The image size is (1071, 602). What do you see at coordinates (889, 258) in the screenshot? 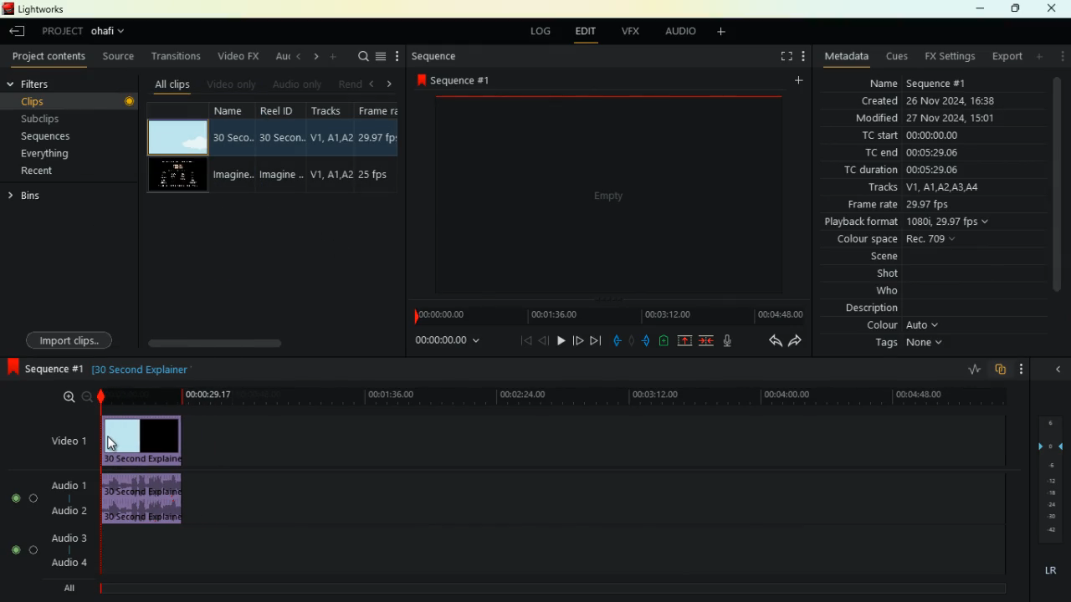
I see `scene` at bounding box center [889, 258].